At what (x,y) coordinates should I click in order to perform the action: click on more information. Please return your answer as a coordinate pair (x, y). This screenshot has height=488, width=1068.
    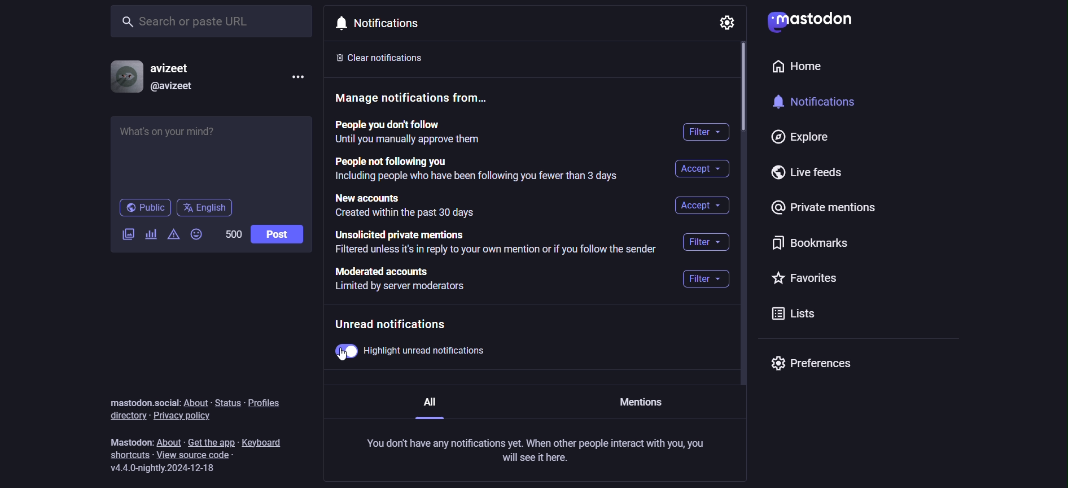
    Looking at the image, I should click on (299, 78).